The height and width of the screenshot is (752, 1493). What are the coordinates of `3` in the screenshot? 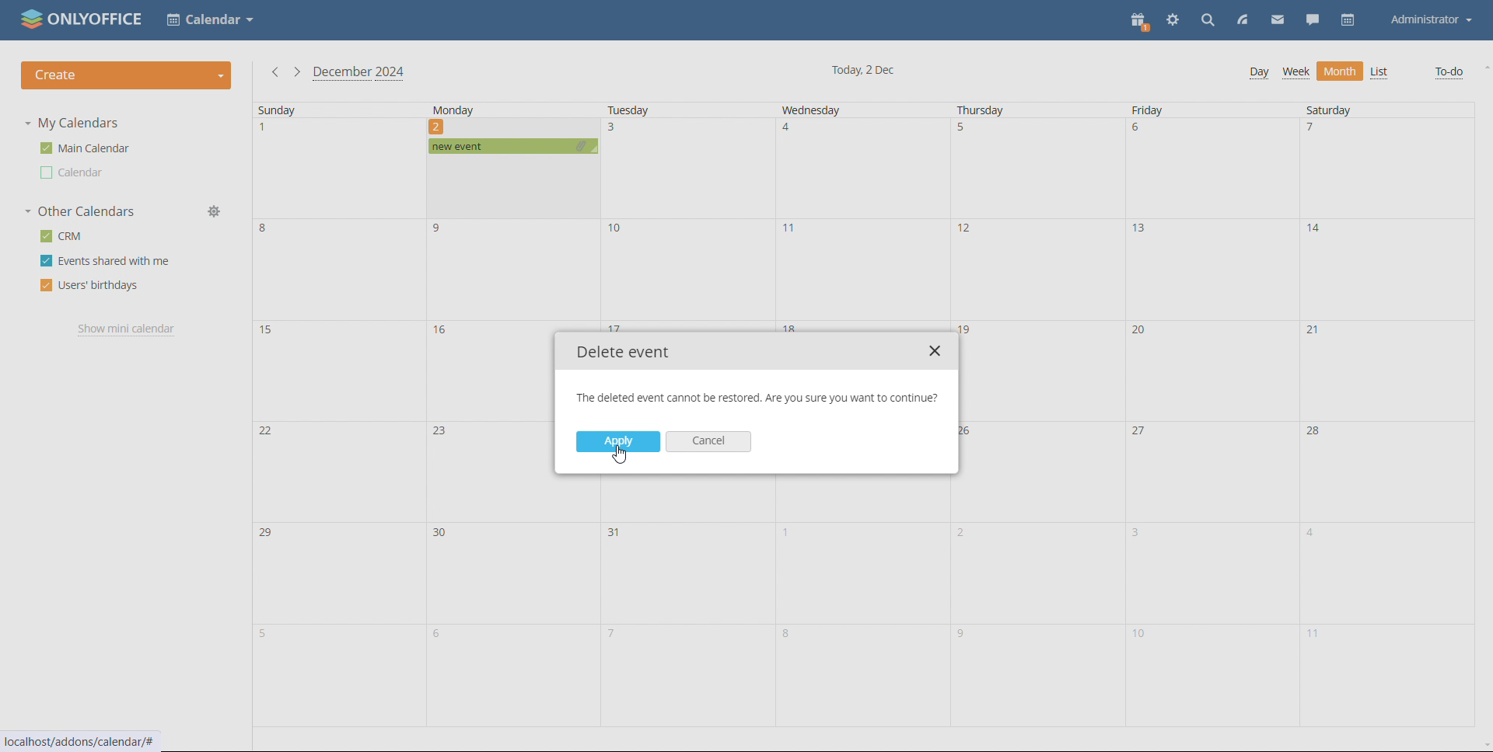 It's located at (1140, 534).